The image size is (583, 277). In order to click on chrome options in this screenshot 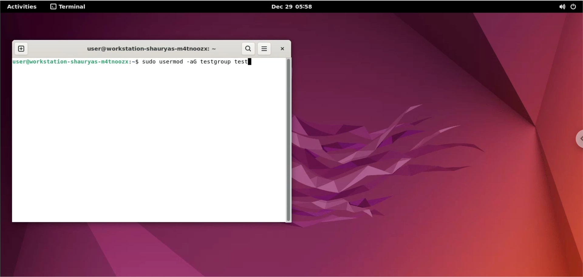, I will do `click(577, 138)`.